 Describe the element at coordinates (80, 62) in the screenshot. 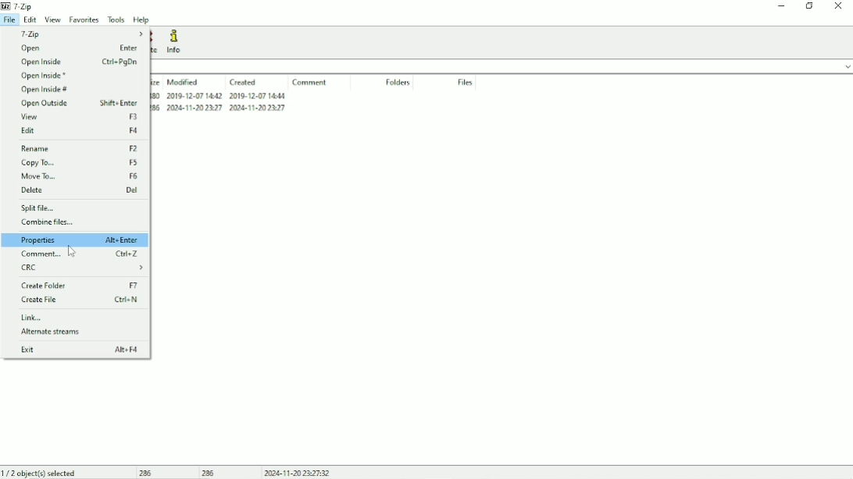

I see `Open Inside` at that location.